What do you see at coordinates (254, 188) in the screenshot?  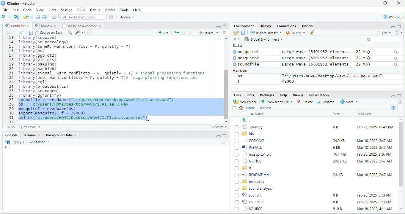 I see `8 sound analysis` at bounding box center [254, 188].